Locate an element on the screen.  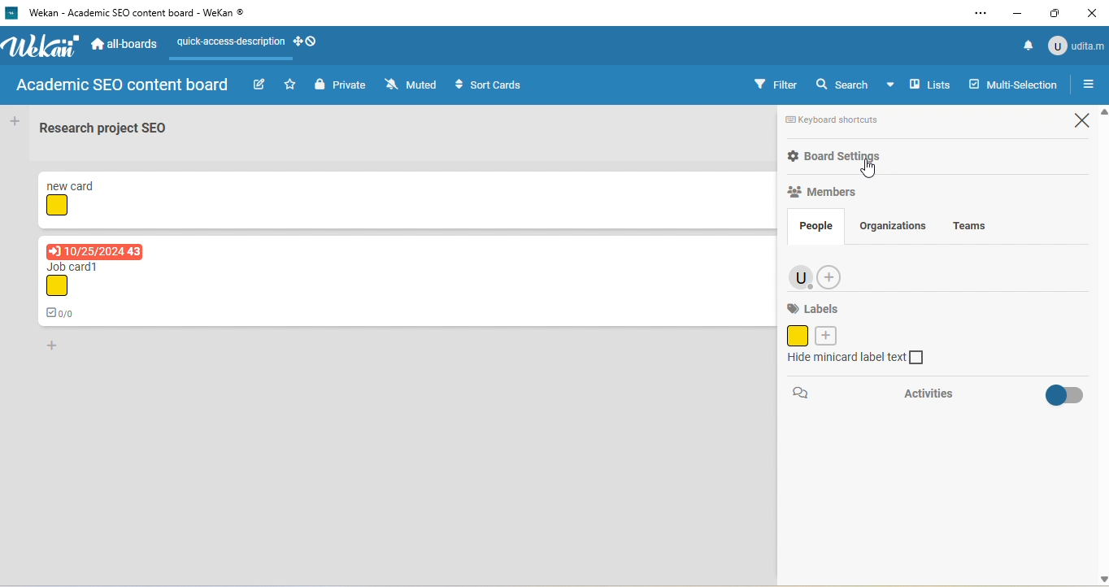
organizations is located at coordinates (890, 226).